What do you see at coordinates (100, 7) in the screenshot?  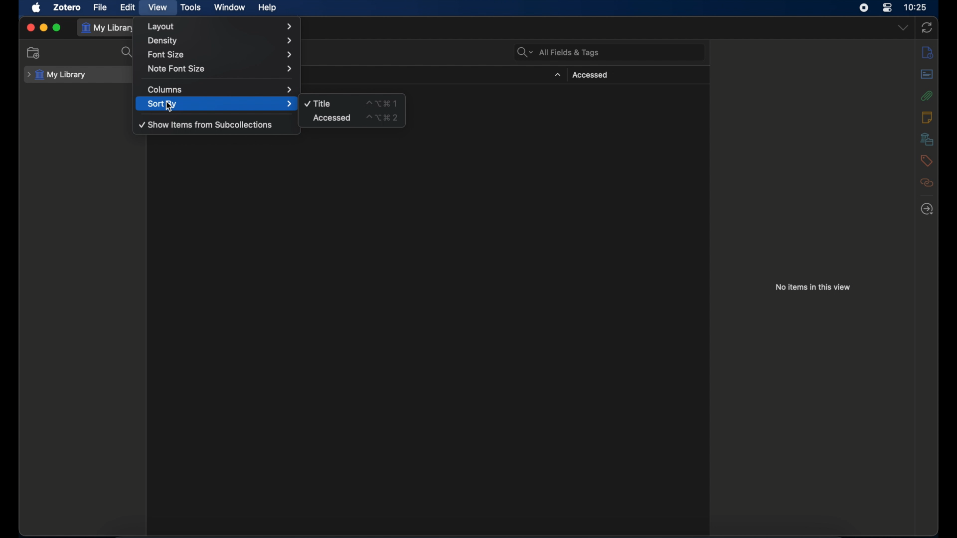 I see `file` at bounding box center [100, 7].